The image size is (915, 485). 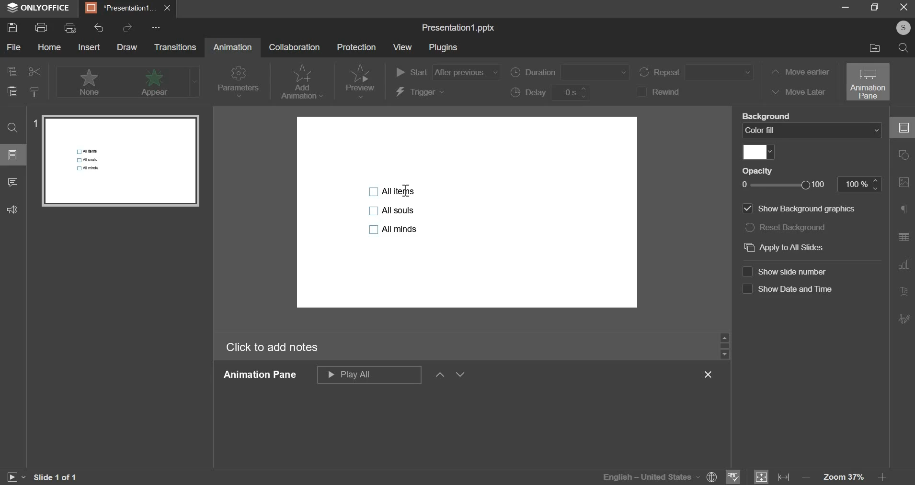 I want to click on slide 1 of 1, so click(x=55, y=477).